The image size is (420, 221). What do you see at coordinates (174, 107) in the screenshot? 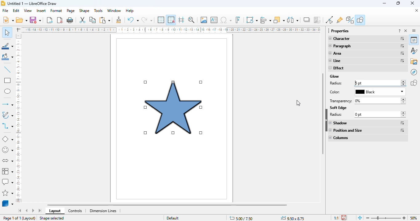
I see `glow effect added to star shape` at bounding box center [174, 107].